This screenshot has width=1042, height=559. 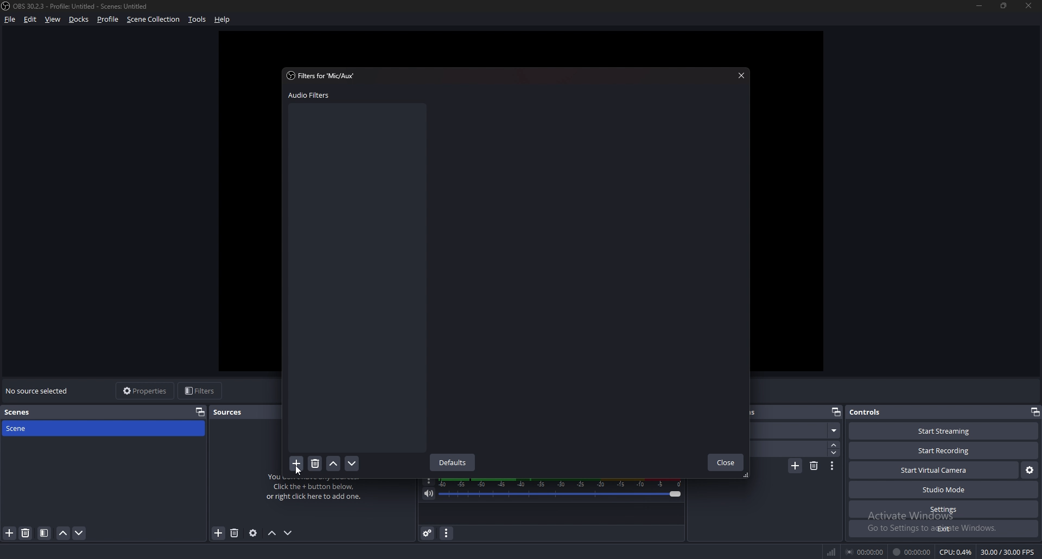 I want to click on defaults, so click(x=454, y=463).